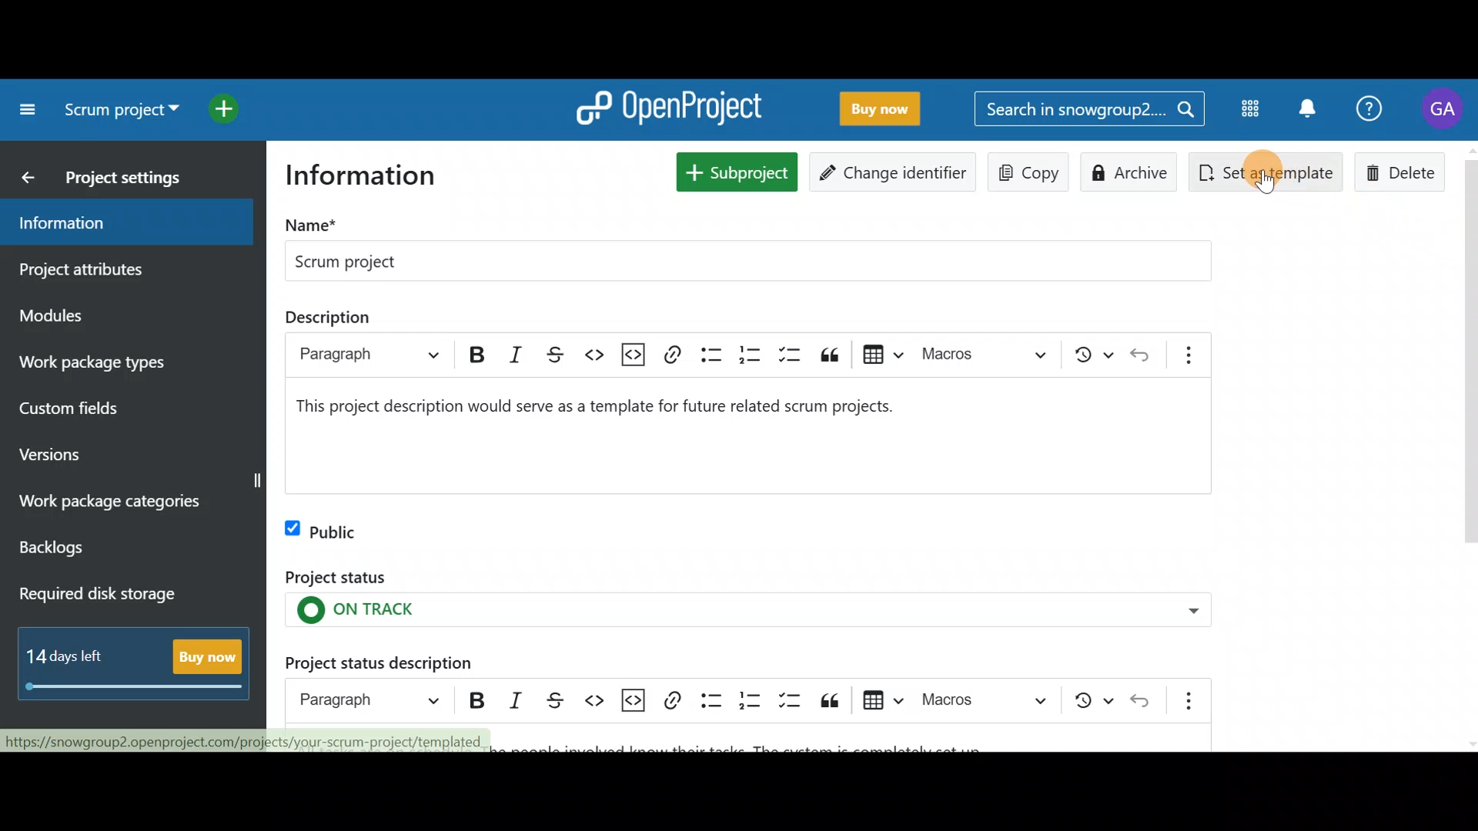 This screenshot has width=1478, height=831. I want to click on Strikethrough, so click(560, 699).